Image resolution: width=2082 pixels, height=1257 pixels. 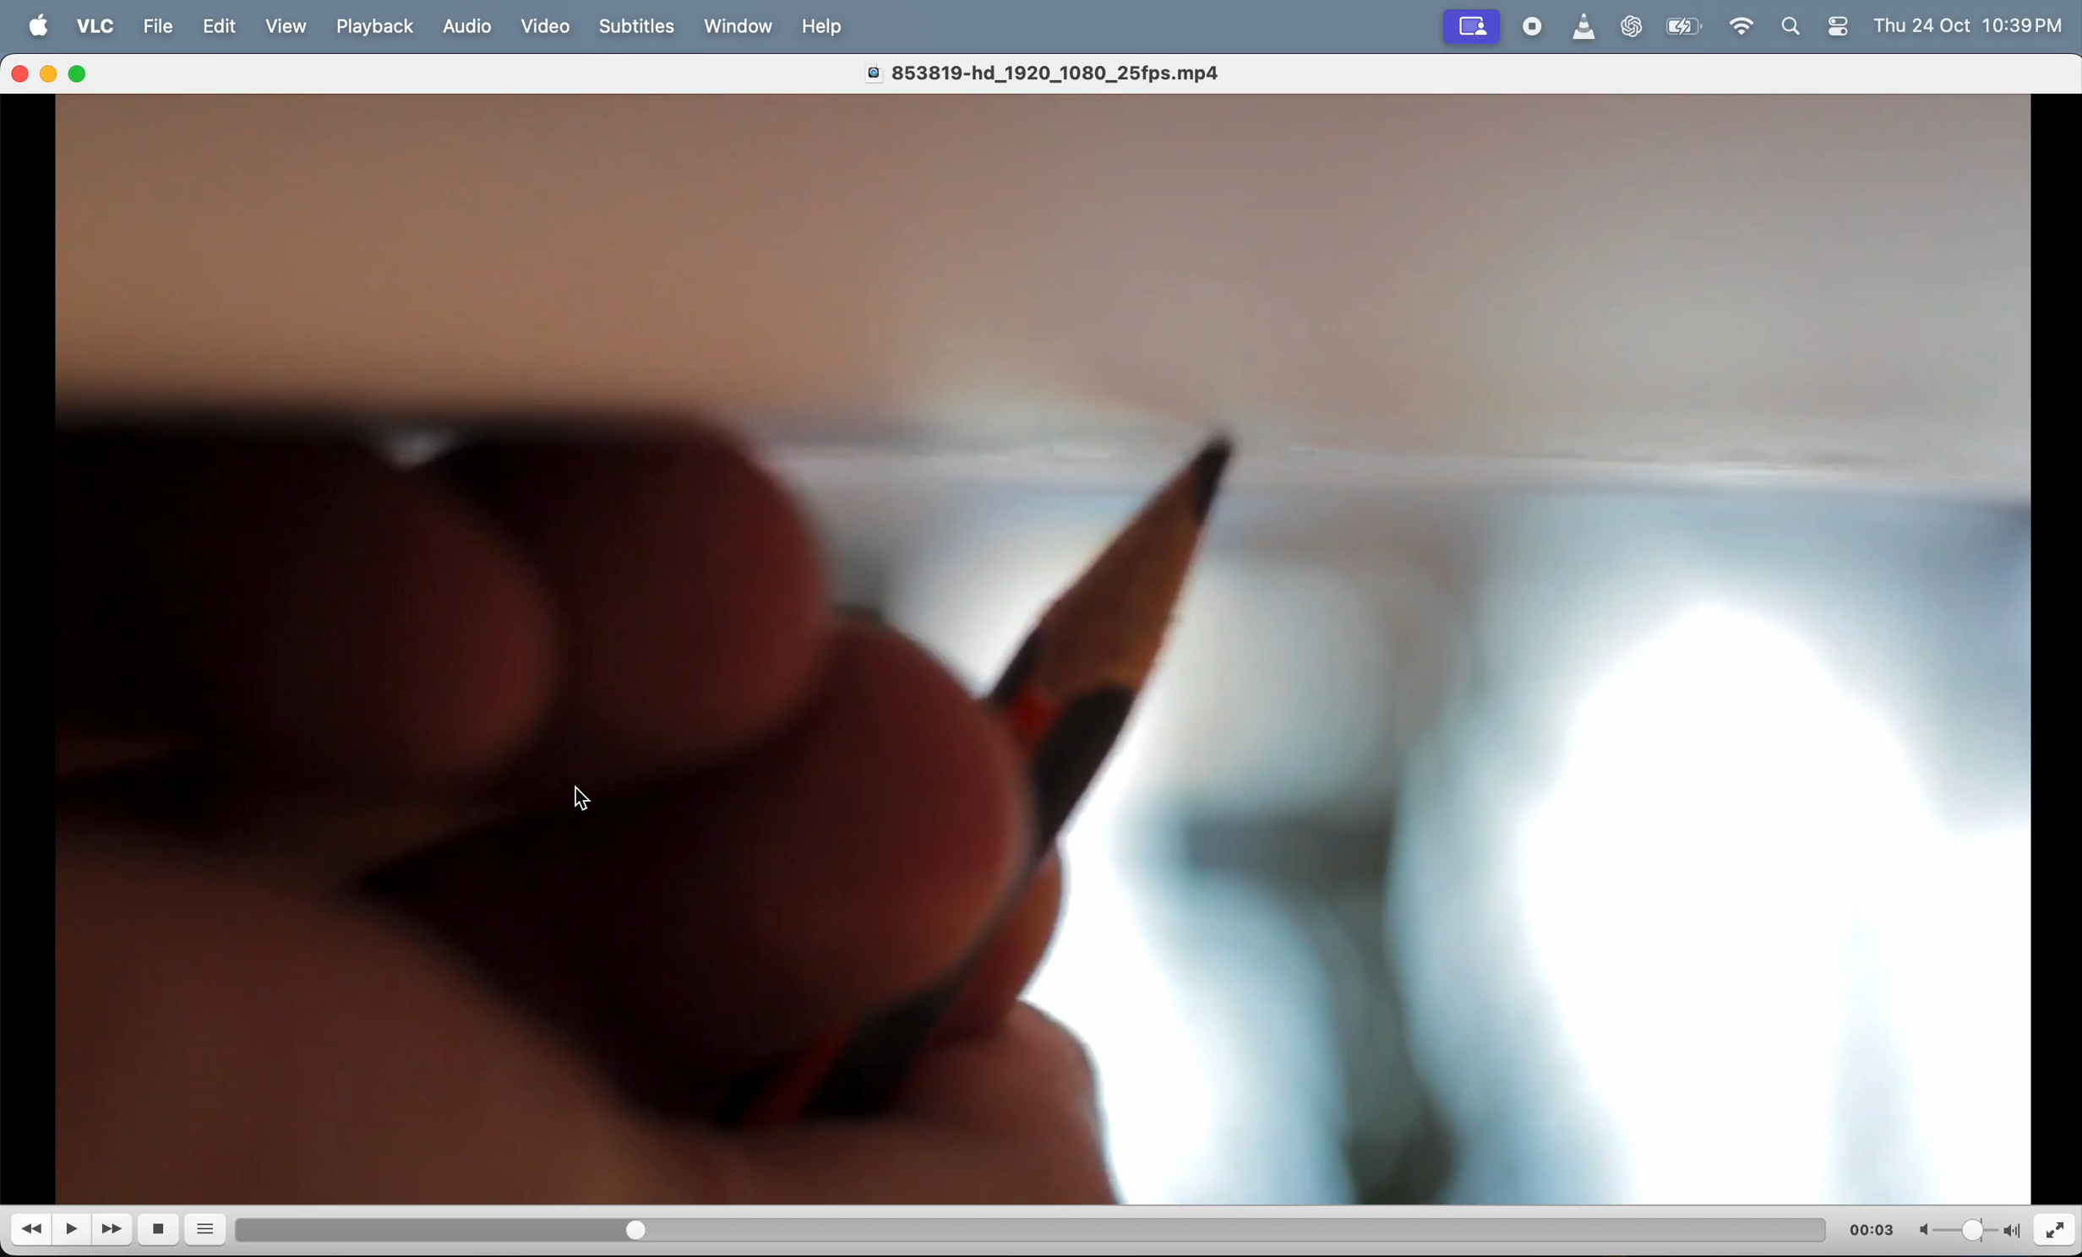 What do you see at coordinates (163, 1230) in the screenshot?
I see `stop` at bounding box center [163, 1230].